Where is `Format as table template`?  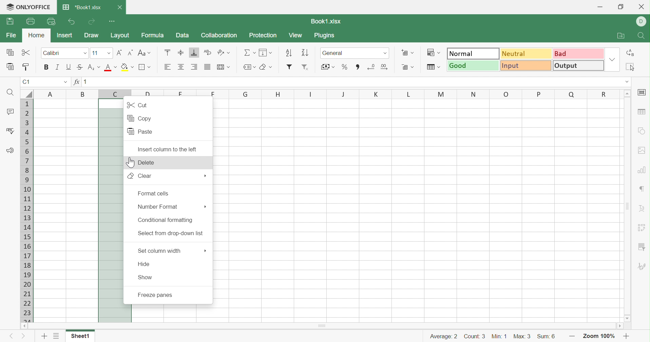
Format as table template is located at coordinates (430, 68).